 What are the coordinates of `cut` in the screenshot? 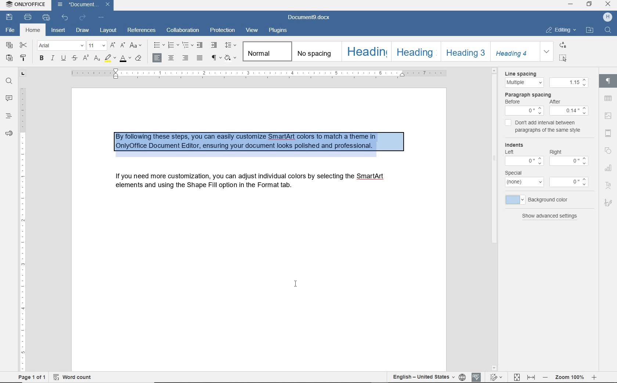 It's located at (24, 45).